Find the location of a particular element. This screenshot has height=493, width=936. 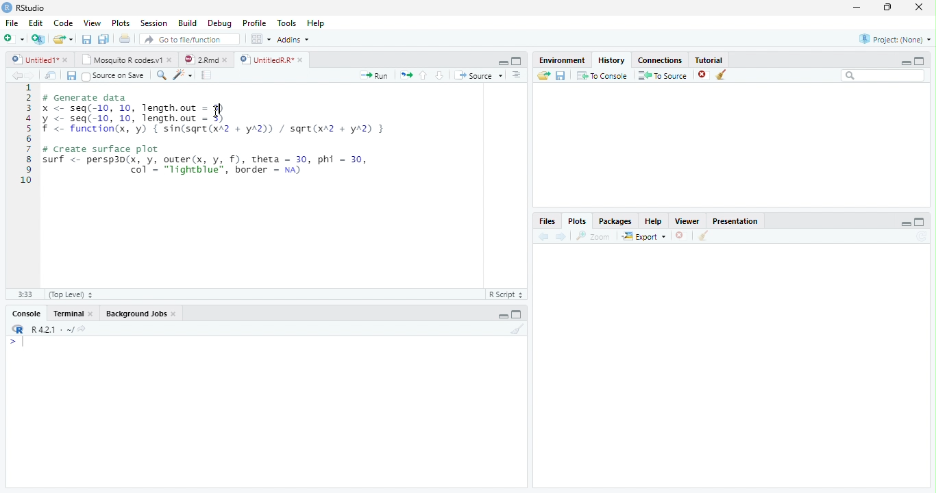

New line is located at coordinates (16, 344).